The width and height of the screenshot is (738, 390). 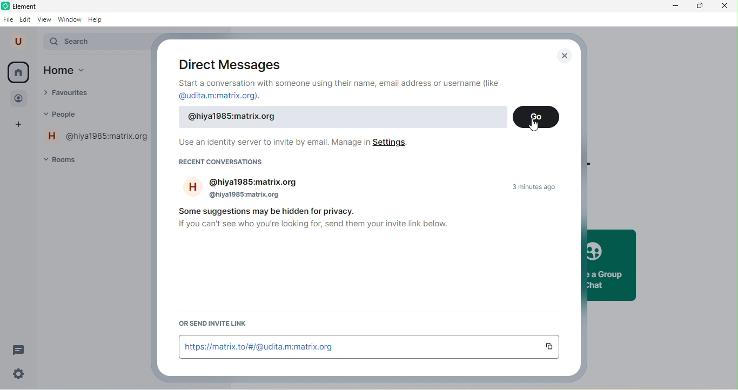 I want to click on home, so click(x=18, y=72).